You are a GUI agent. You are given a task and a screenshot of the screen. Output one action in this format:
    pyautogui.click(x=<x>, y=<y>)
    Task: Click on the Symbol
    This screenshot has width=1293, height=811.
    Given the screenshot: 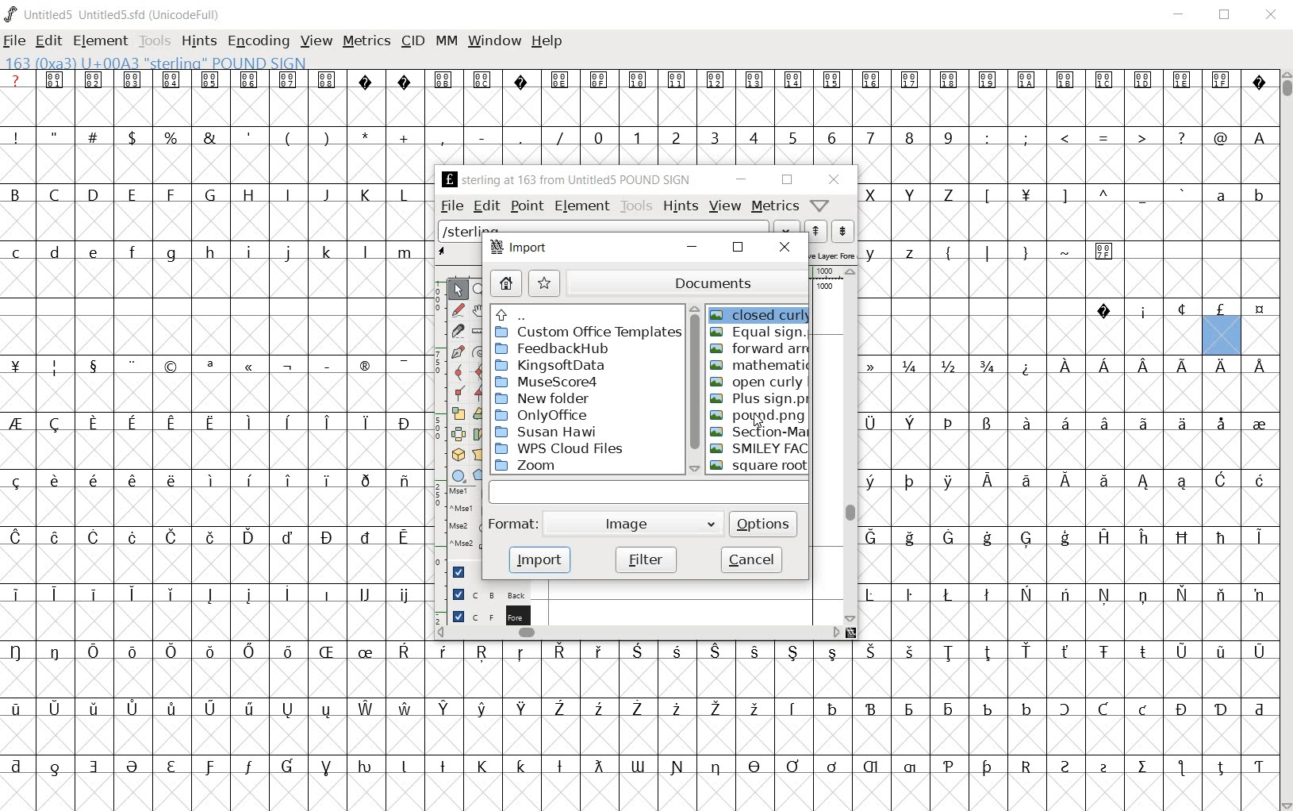 What is the action you would take?
    pyautogui.click(x=754, y=767)
    